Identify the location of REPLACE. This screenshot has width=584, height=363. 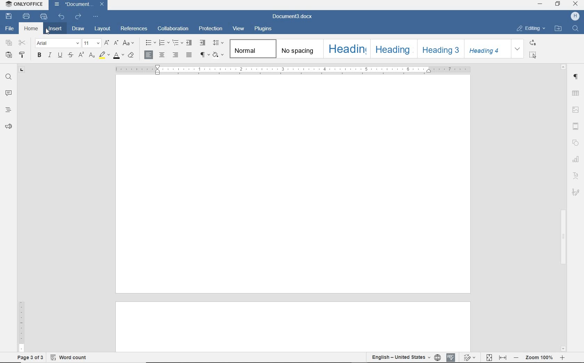
(537, 42).